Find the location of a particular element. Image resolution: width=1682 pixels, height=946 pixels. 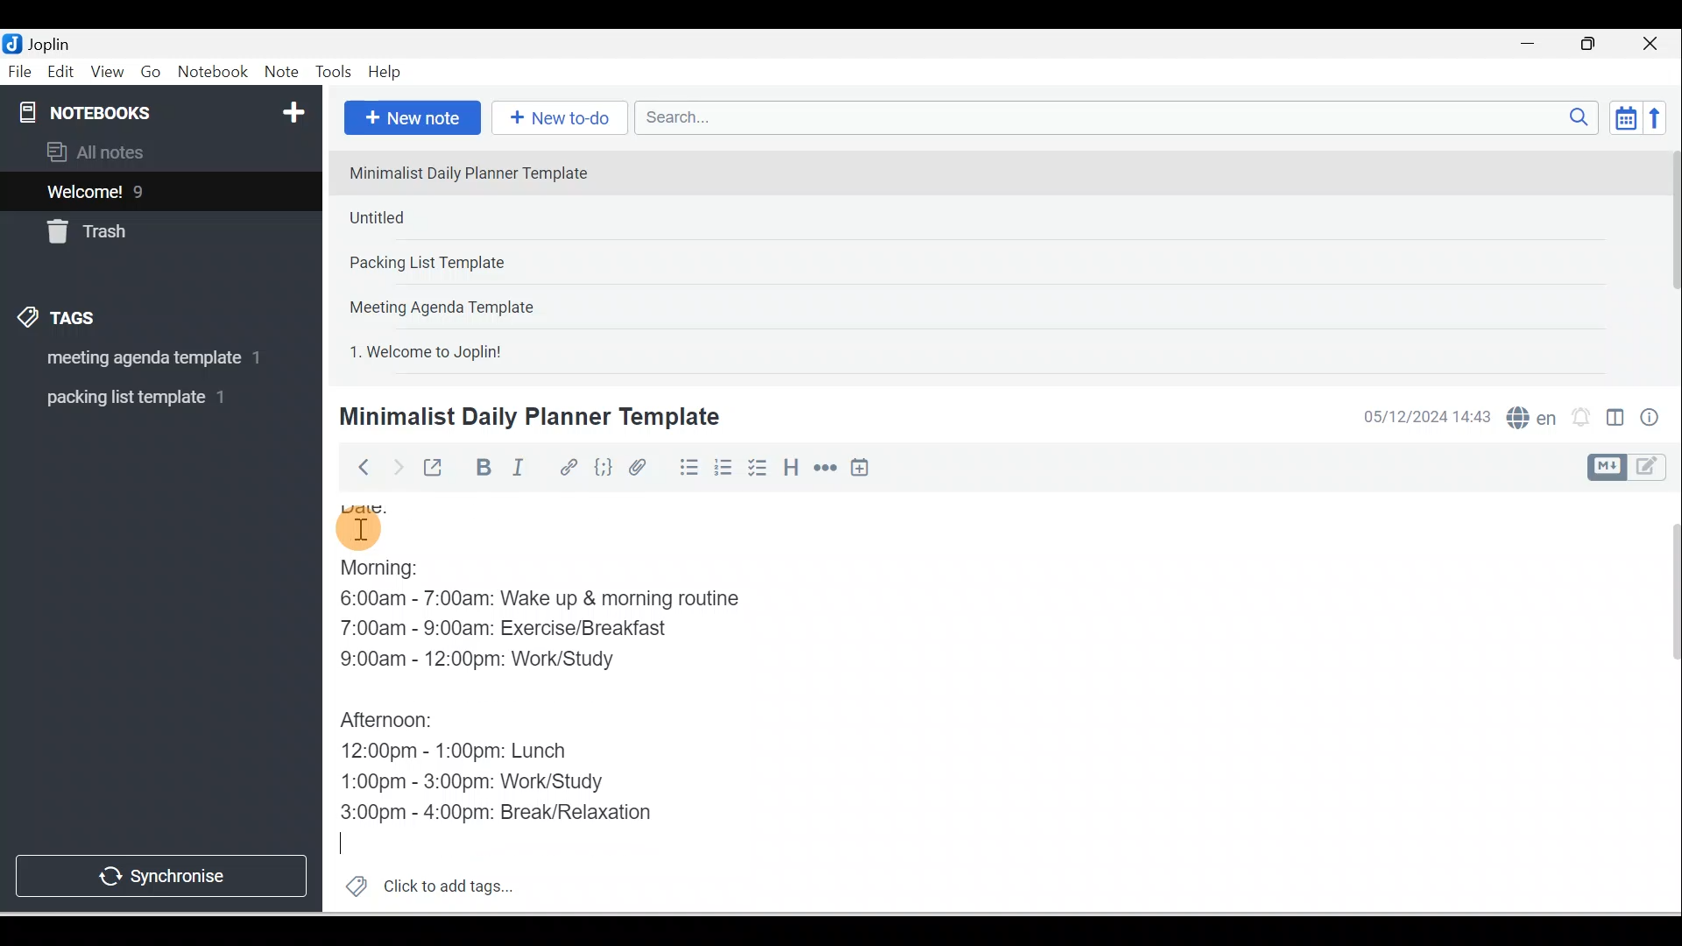

Note 4 is located at coordinates (466, 303).